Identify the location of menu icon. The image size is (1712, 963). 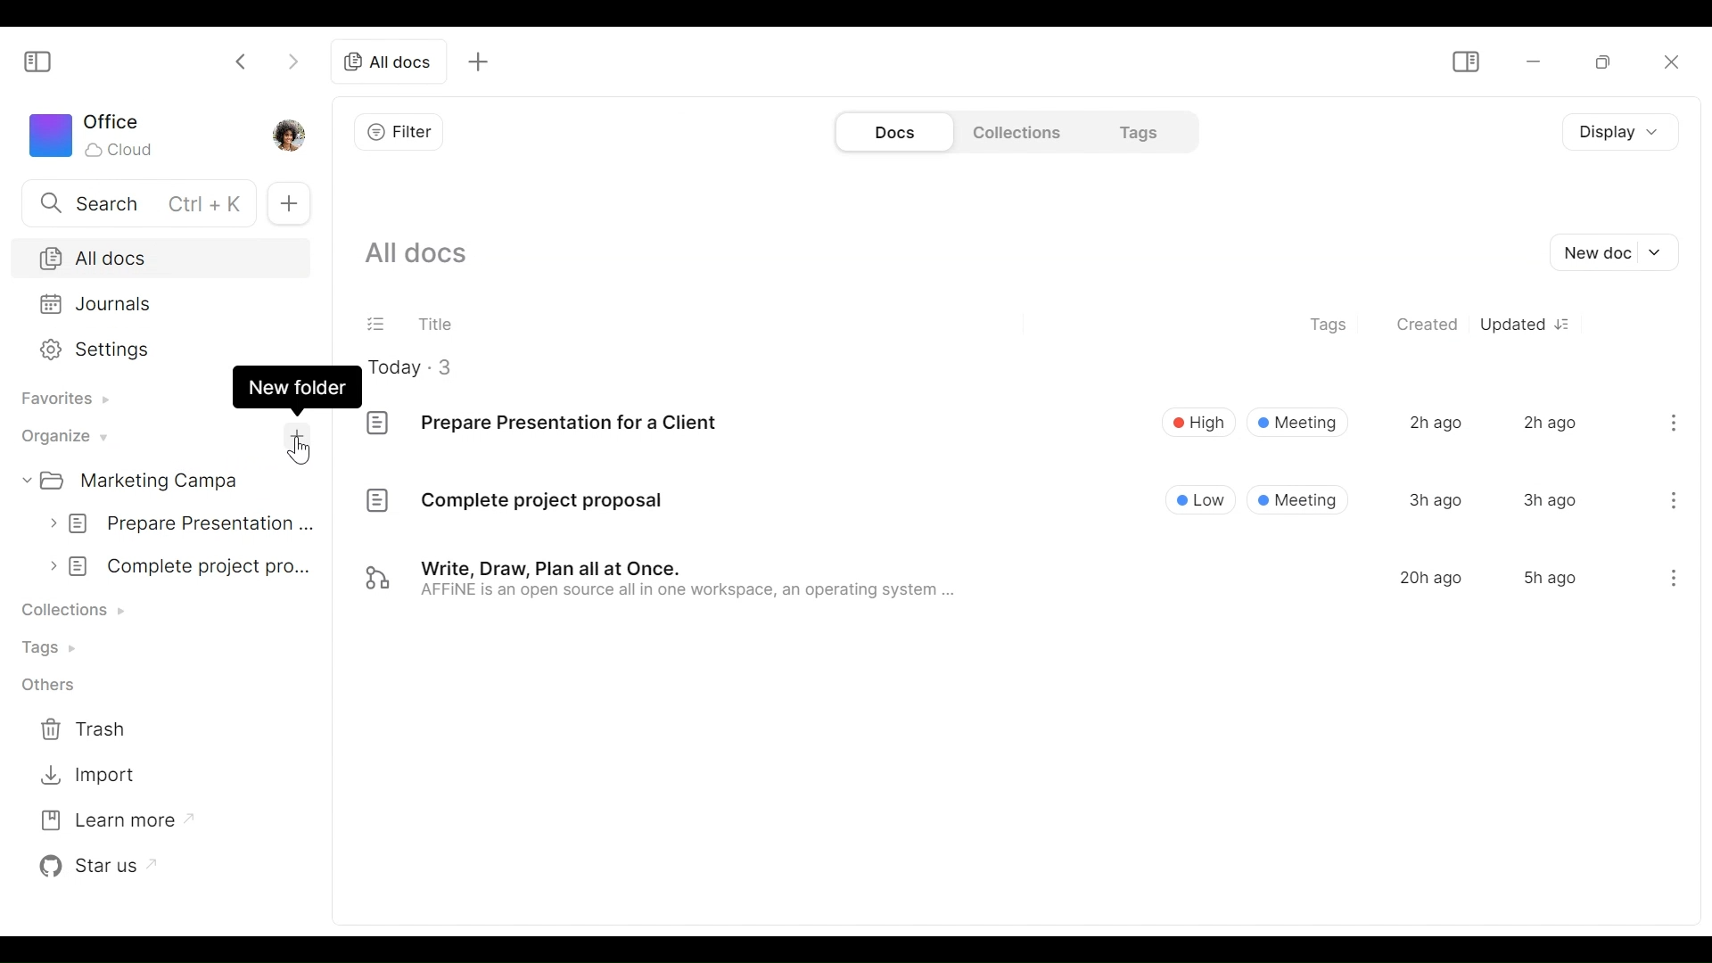
(1671, 581).